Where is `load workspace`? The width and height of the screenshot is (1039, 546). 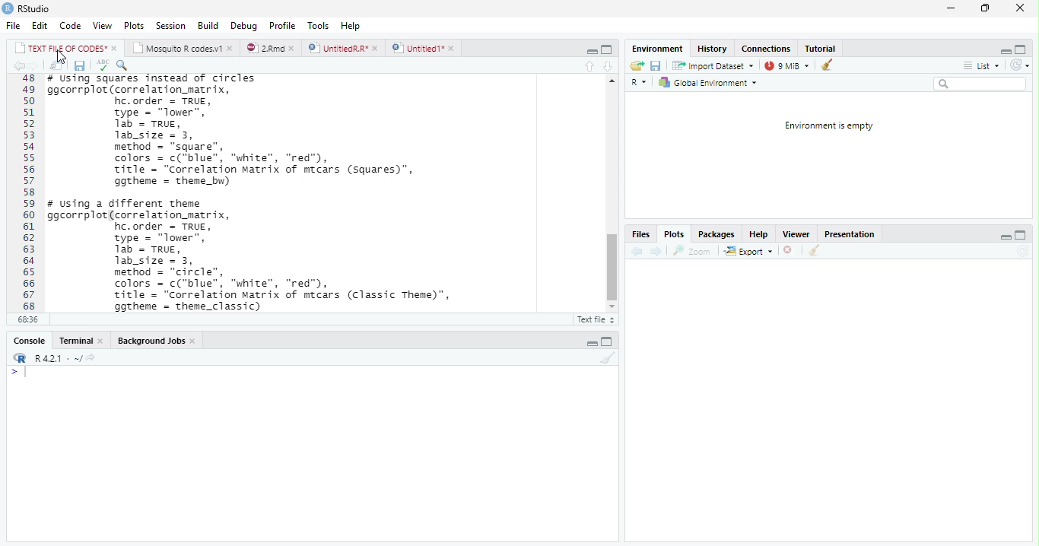 load workspace is located at coordinates (636, 65).